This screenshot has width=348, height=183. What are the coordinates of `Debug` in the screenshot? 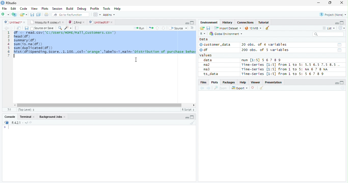 It's located at (82, 9).